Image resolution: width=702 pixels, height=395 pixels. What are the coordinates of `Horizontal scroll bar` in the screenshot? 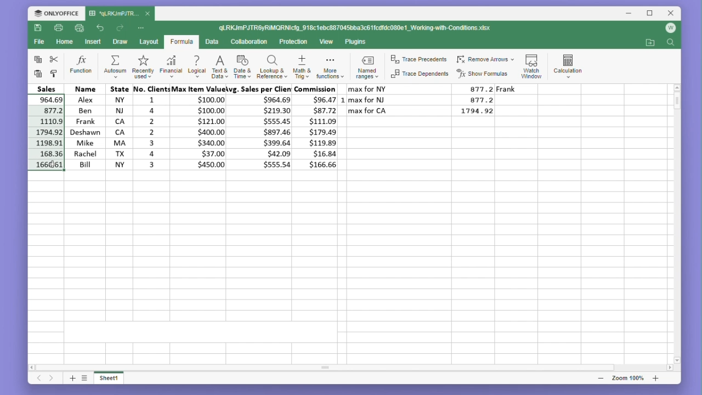 It's located at (345, 368).